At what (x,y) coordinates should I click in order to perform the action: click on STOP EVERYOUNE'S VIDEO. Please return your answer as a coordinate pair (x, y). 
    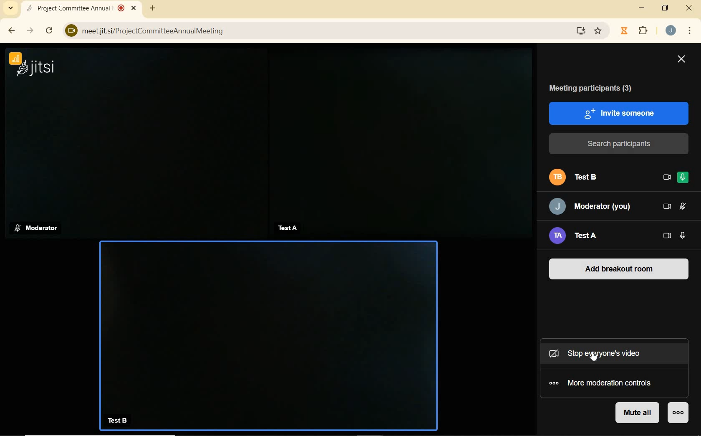
    Looking at the image, I should click on (615, 352).